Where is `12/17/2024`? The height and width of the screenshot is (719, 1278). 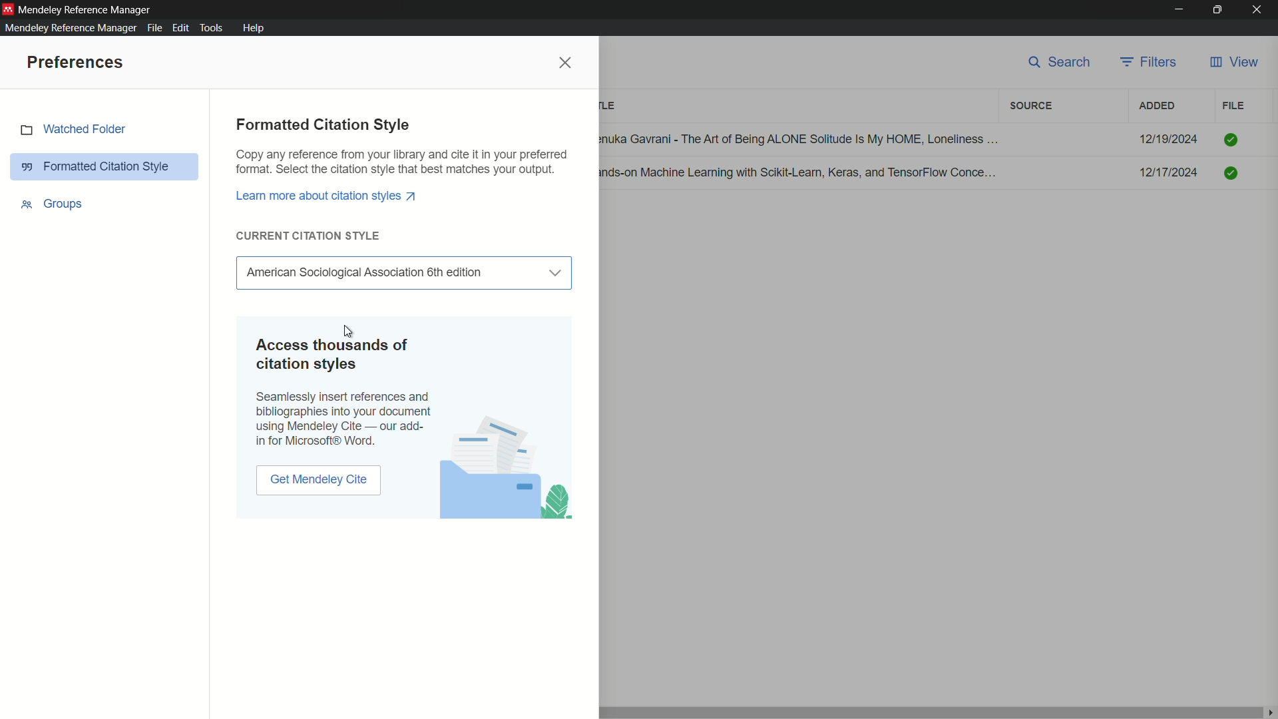 12/17/2024 is located at coordinates (1169, 172).